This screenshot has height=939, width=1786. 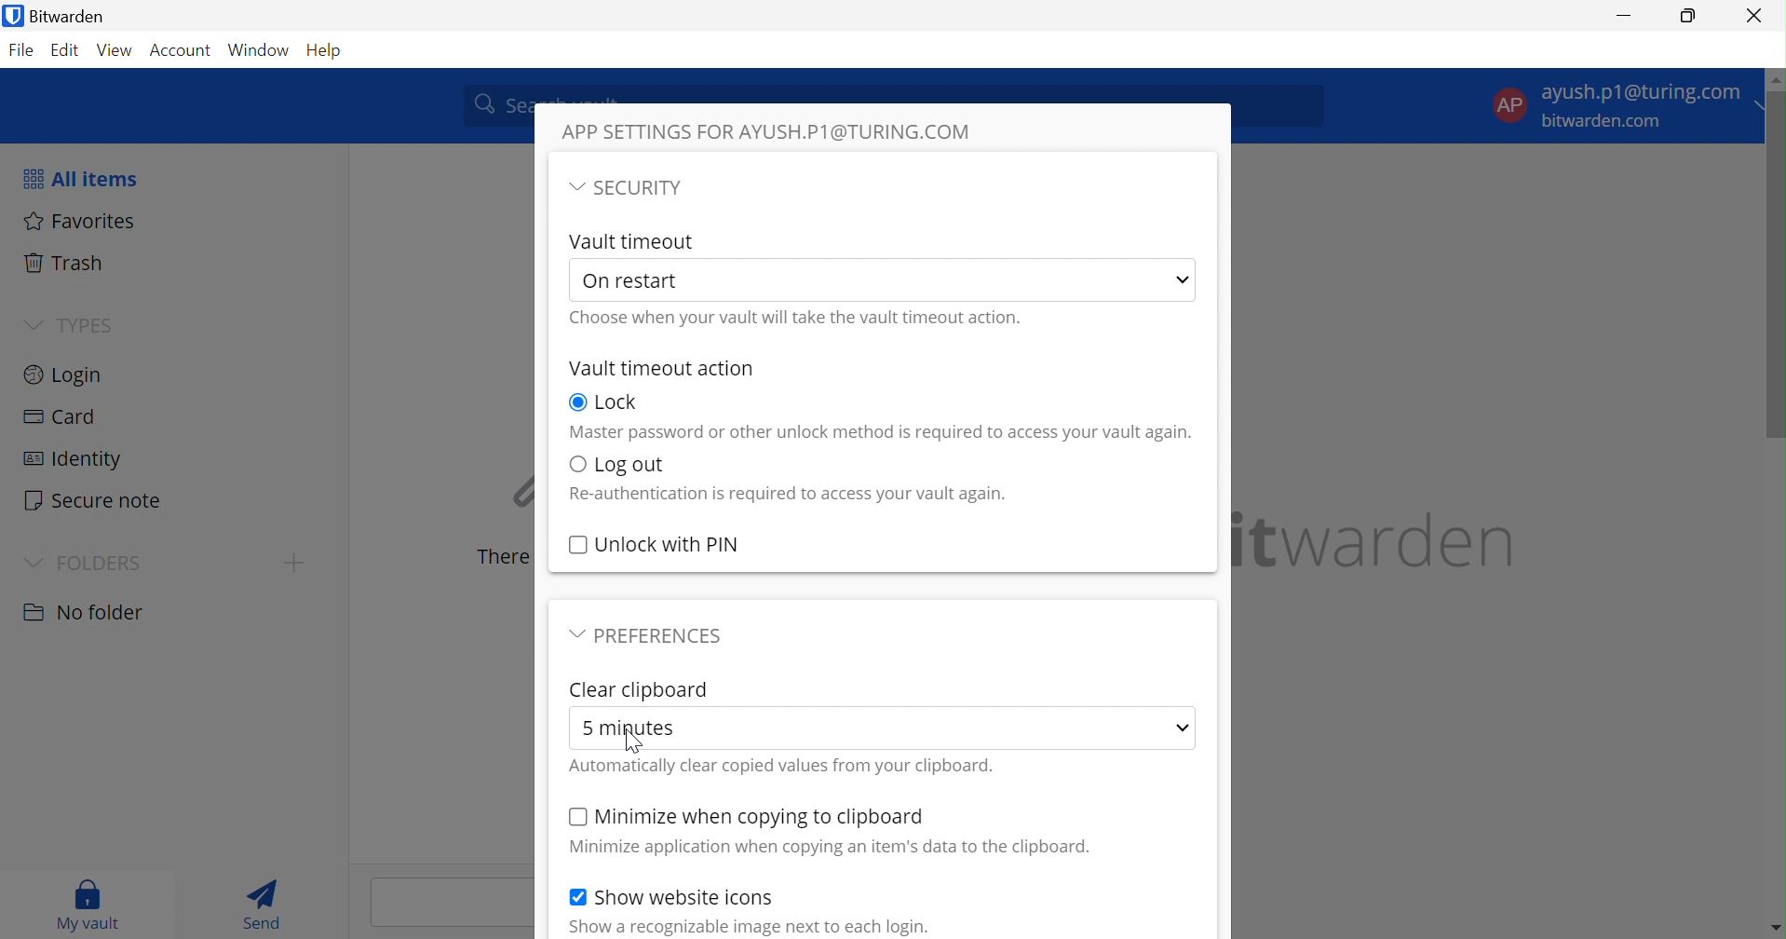 What do you see at coordinates (94, 499) in the screenshot?
I see `Secure note` at bounding box center [94, 499].